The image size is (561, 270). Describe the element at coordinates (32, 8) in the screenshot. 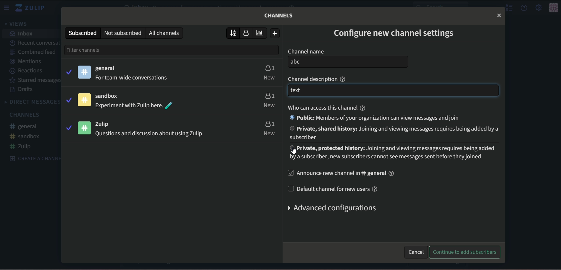

I see `zulip logo` at that location.